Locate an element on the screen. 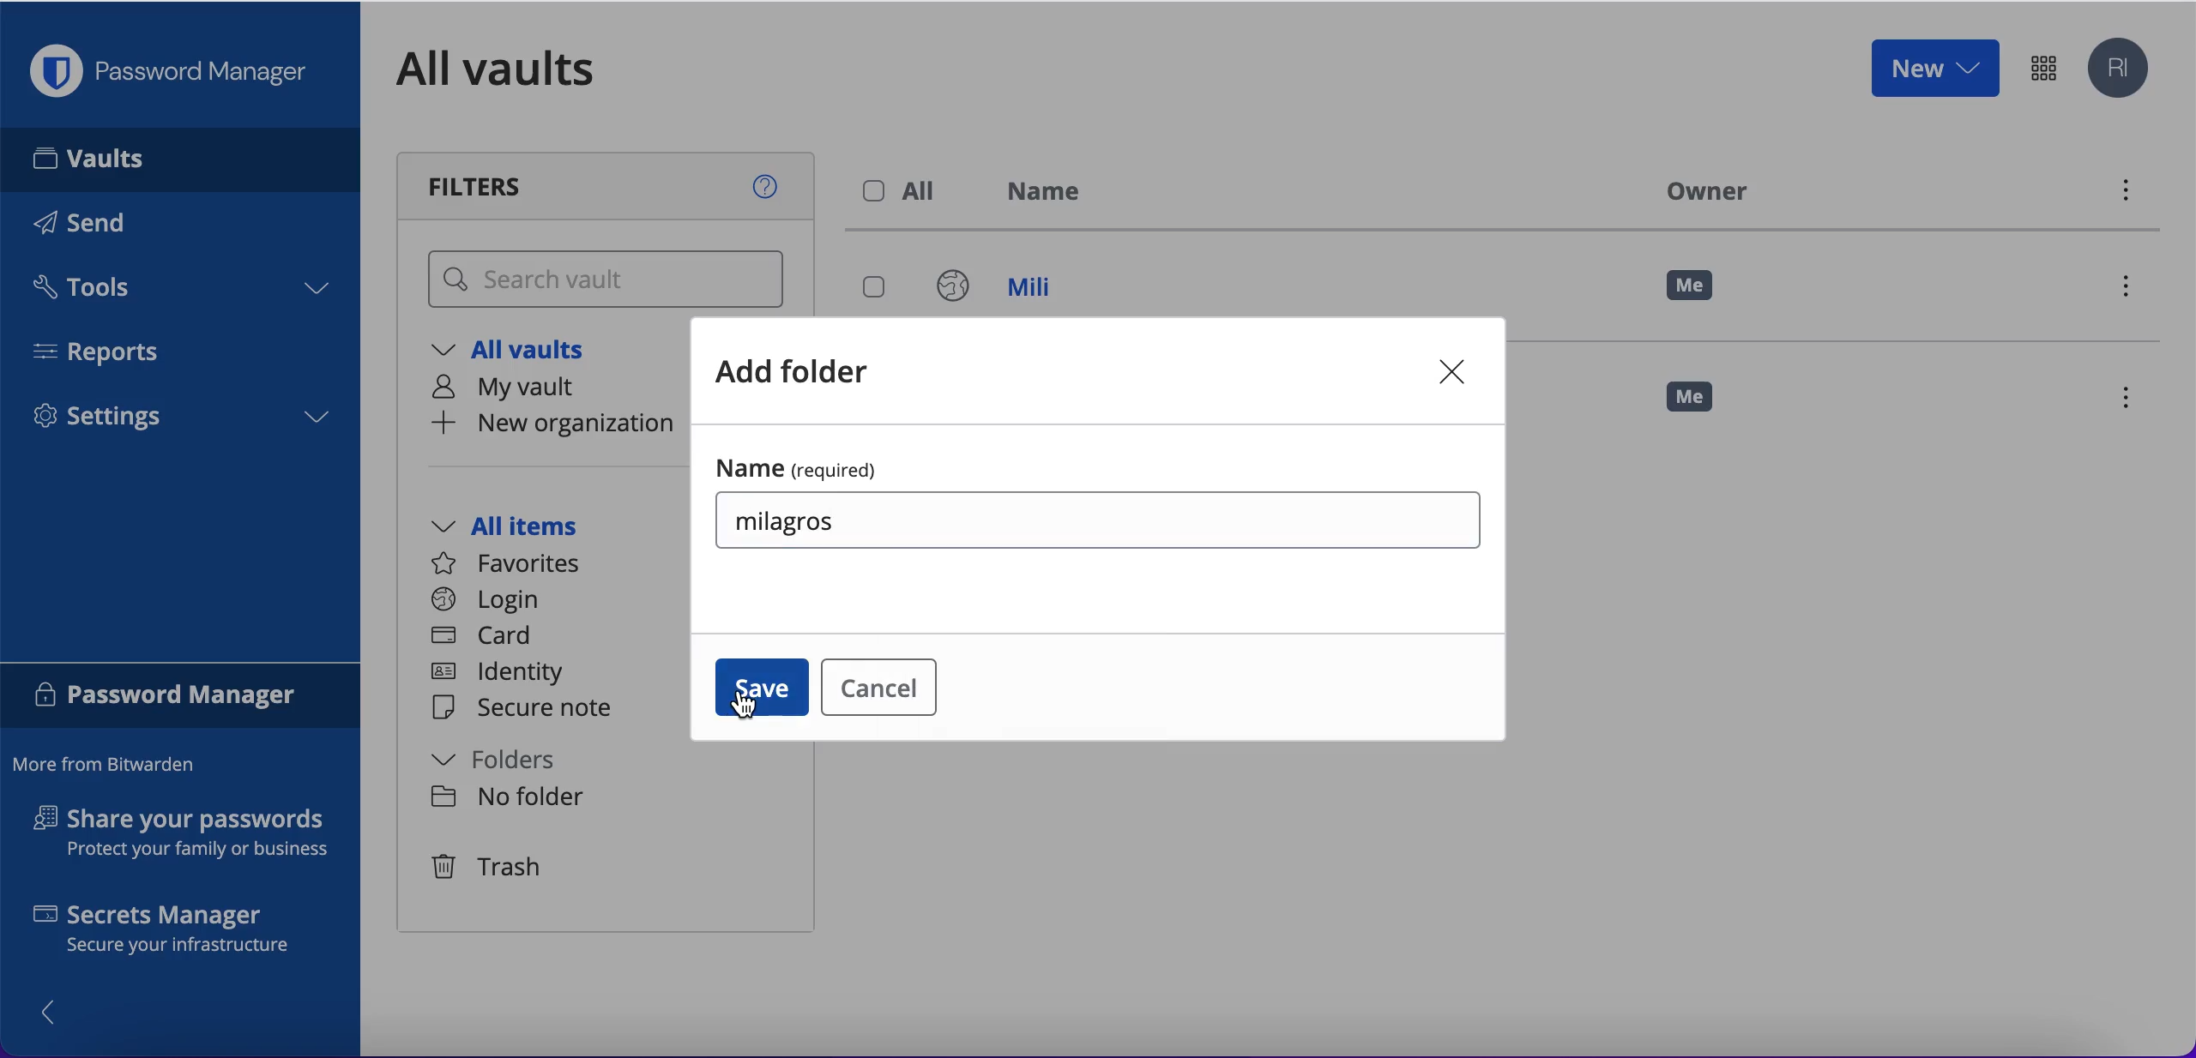 The height and width of the screenshot is (1058, 2196). mili is located at coordinates (1011, 291).